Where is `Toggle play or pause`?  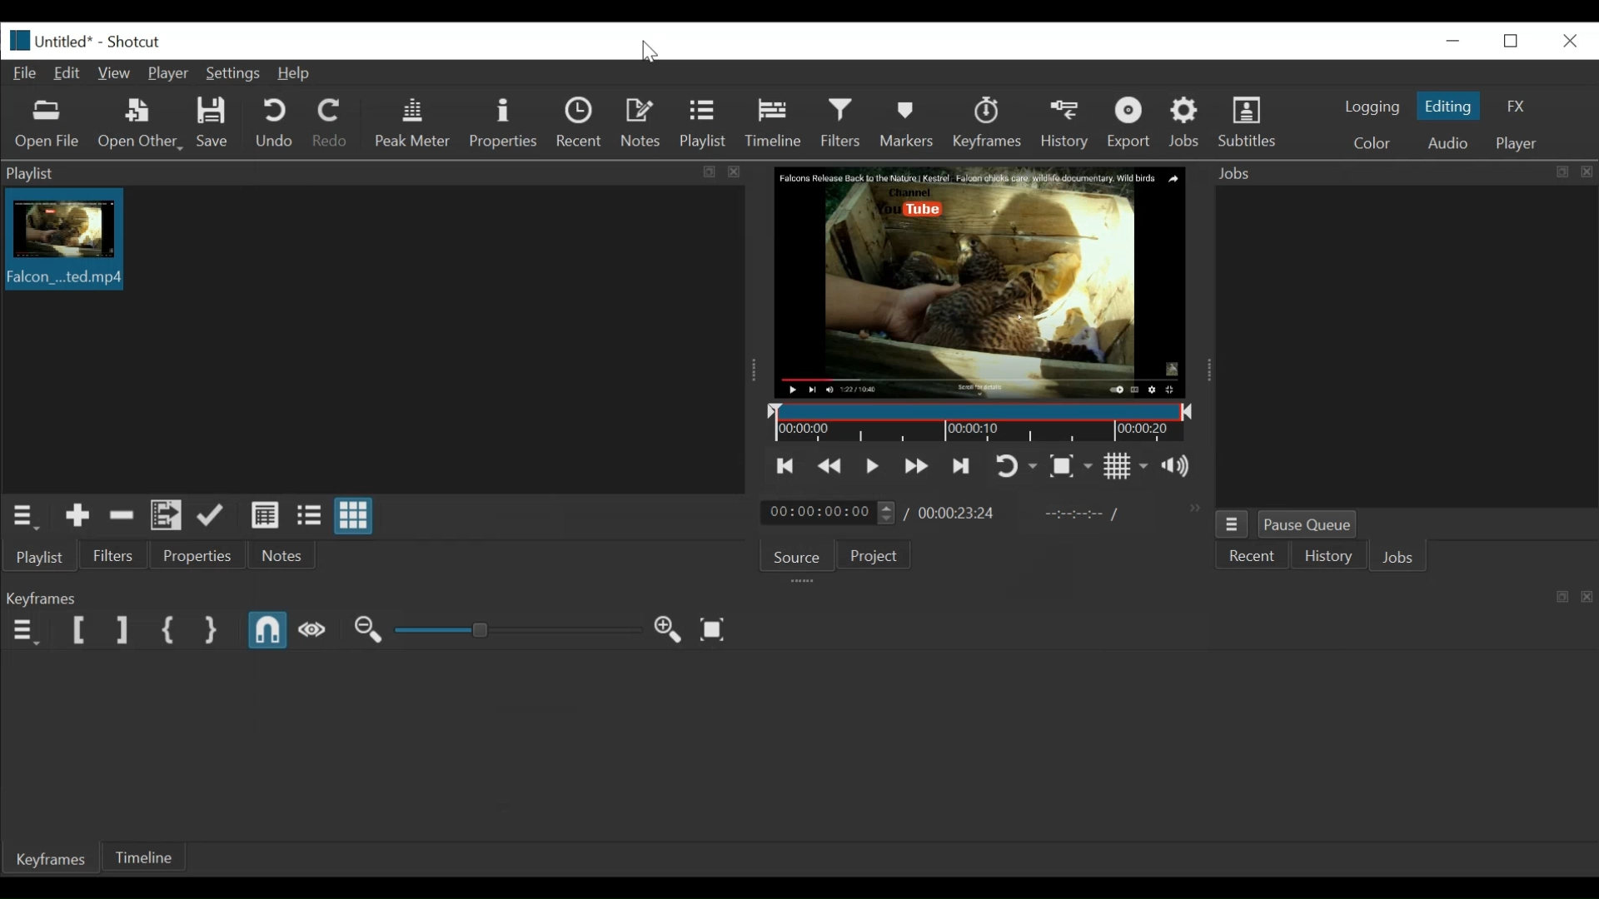
Toggle play or pause is located at coordinates (874, 467).